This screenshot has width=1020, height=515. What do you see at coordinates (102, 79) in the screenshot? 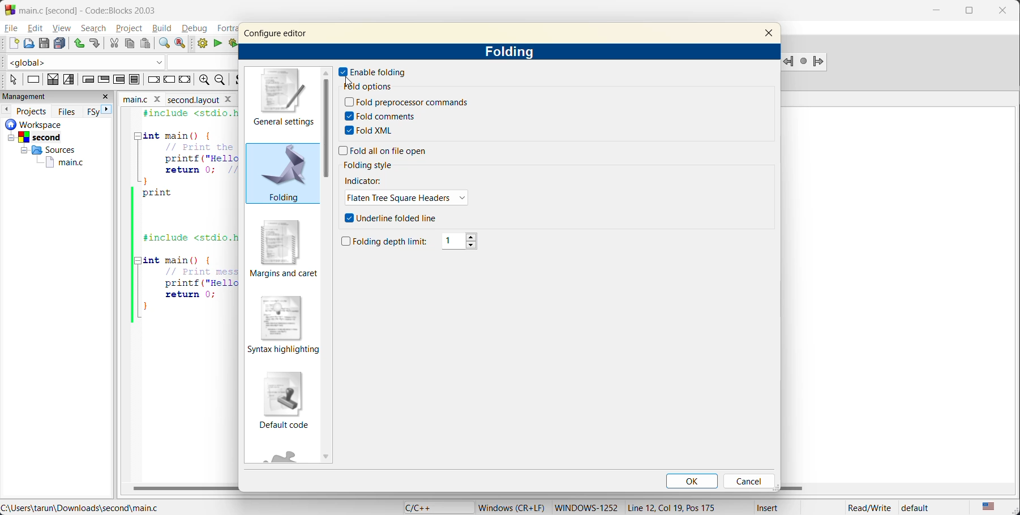
I see `exit condition loop` at bounding box center [102, 79].